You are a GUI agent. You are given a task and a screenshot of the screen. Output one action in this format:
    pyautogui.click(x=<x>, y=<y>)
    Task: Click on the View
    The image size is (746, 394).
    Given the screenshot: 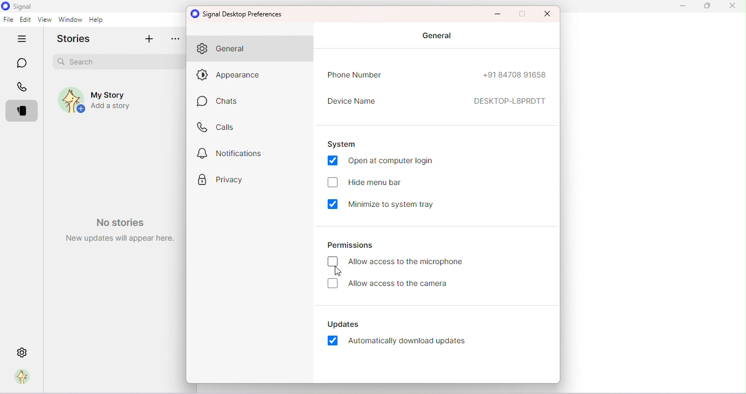 What is the action you would take?
    pyautogui.click(x=45, y=21)
    